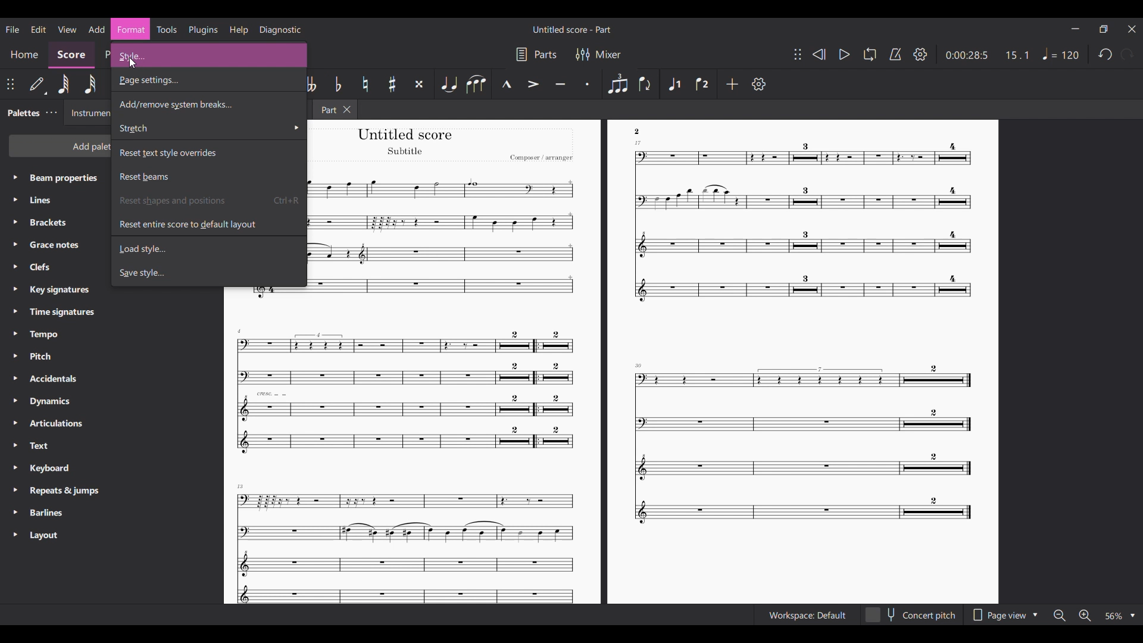 The width and height of the screenshot is (1143, 643). I want to click on , so click(404, 133).